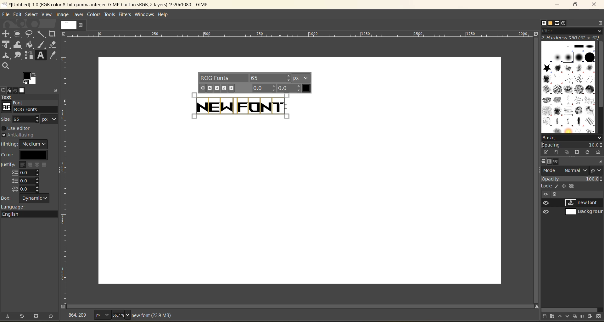  I want to click on lock pixel, position and alpha, so click(572, 186).